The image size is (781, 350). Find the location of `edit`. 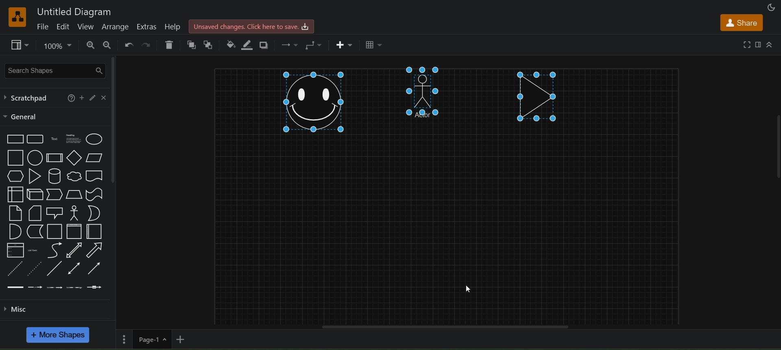

edit is located at coordinates (94, 98).